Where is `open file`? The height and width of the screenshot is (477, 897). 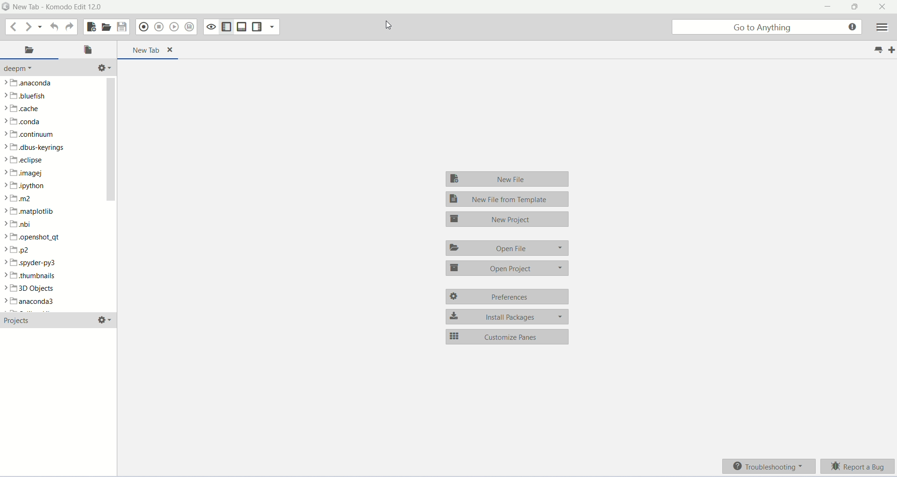 open file is located at coordinates (107, 27).